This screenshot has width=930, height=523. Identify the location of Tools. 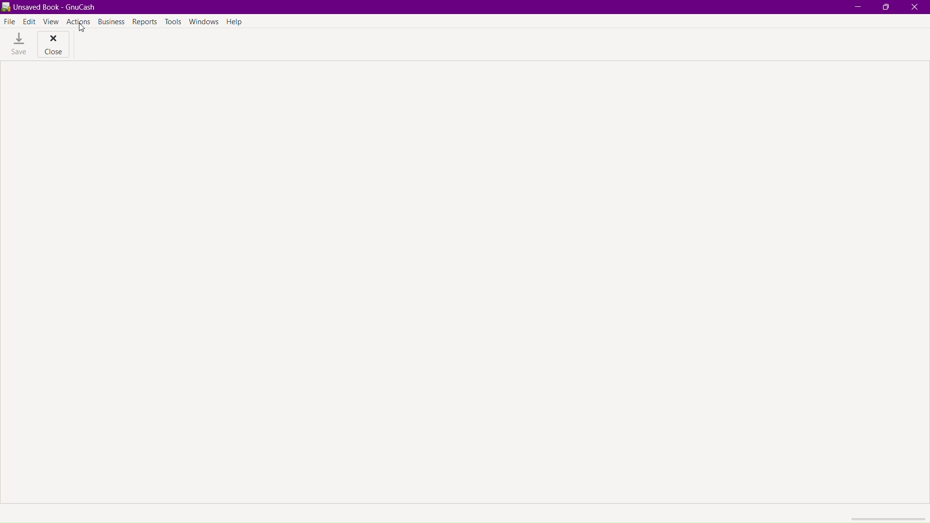
(174, 20).